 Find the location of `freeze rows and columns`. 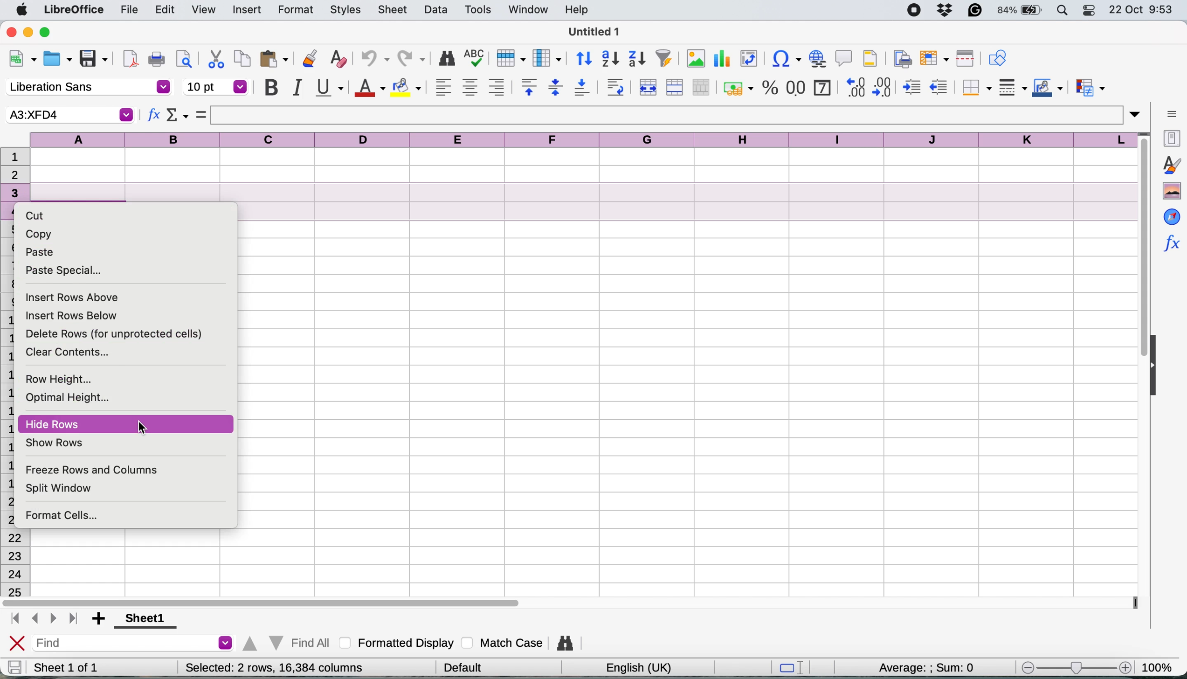

freeze rows and columns is located at coordinates (91, 469).